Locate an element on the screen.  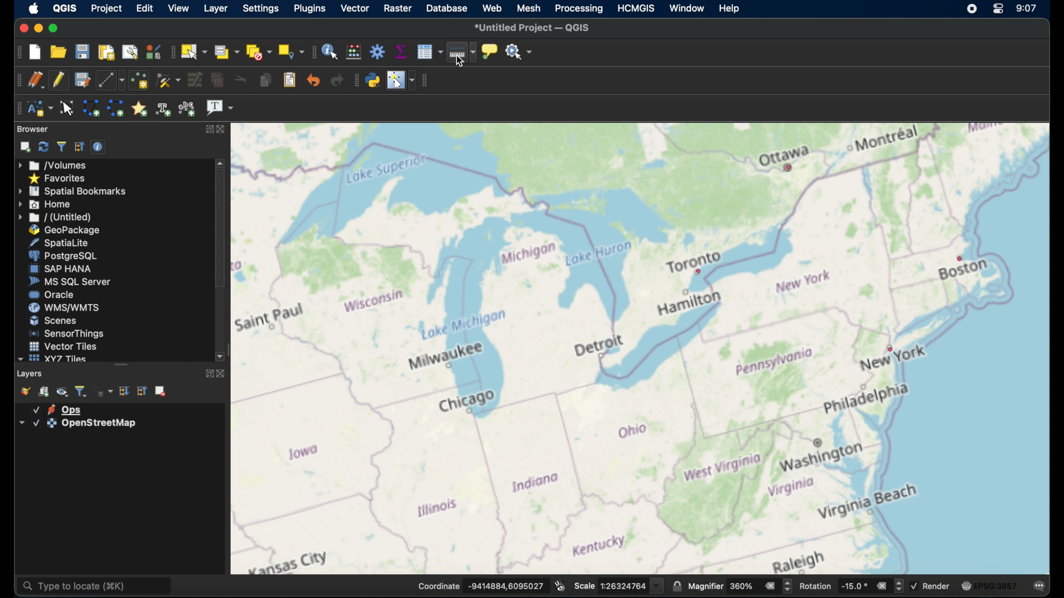
select features by area or single click is located at coordinates (196, 51).